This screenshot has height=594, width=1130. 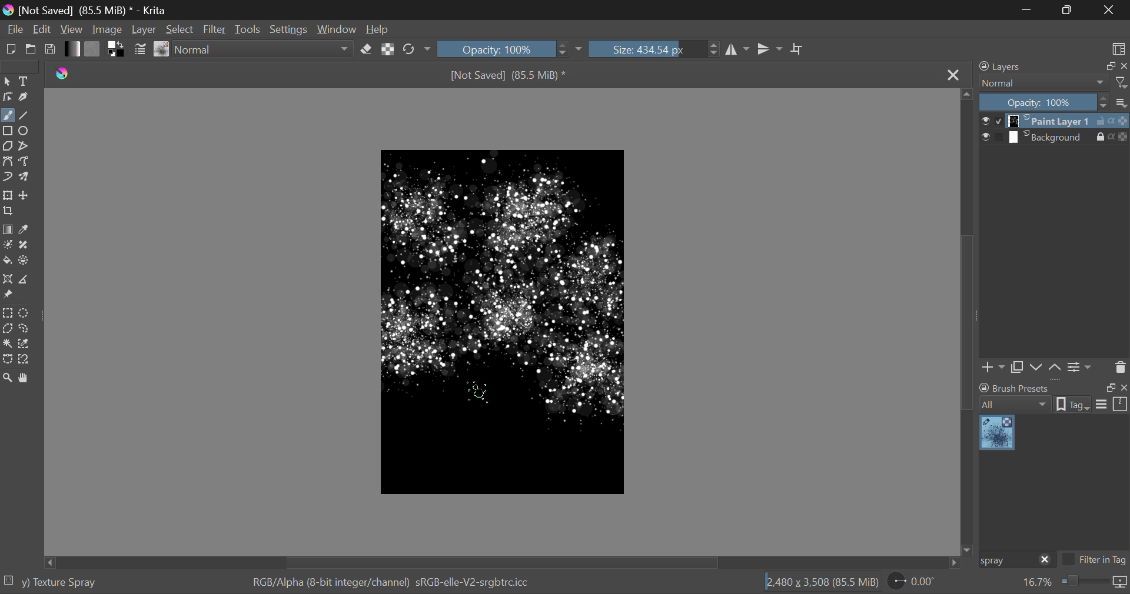 What do you see at coordinates (388, 49) in the screenshot?
I see `Lock Alpha` at bounding box center [388, 49].